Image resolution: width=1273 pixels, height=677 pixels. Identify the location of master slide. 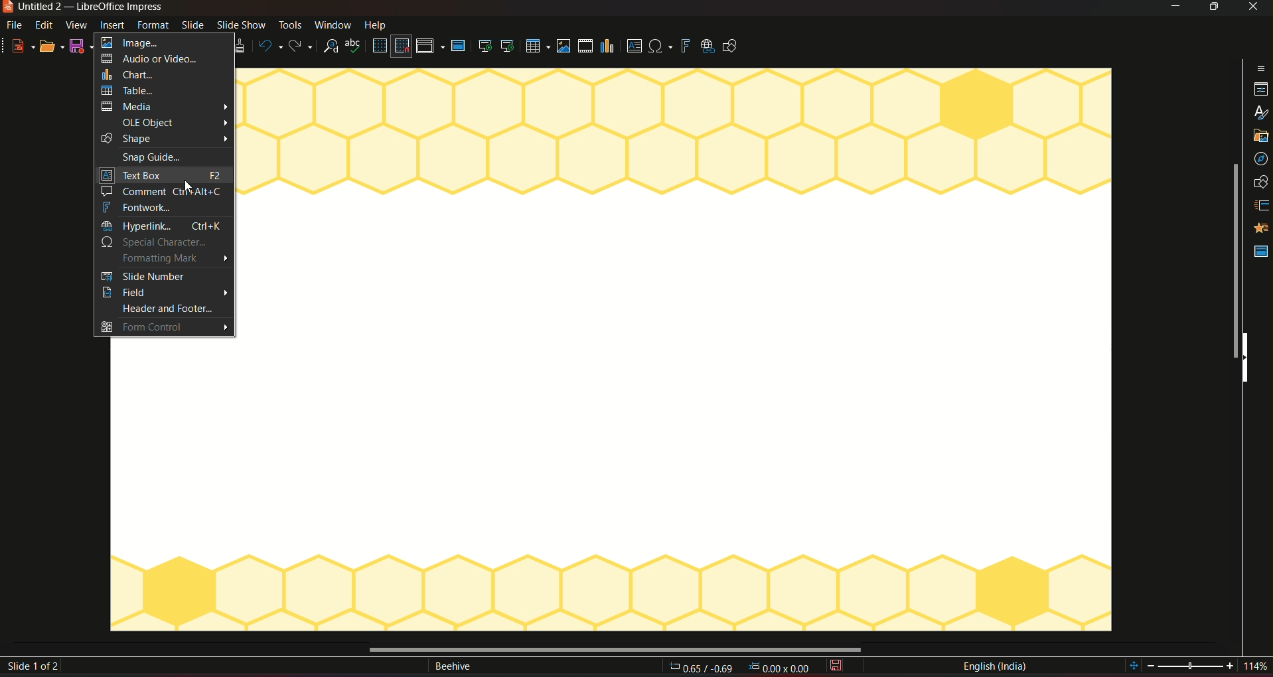
(1260, 250).